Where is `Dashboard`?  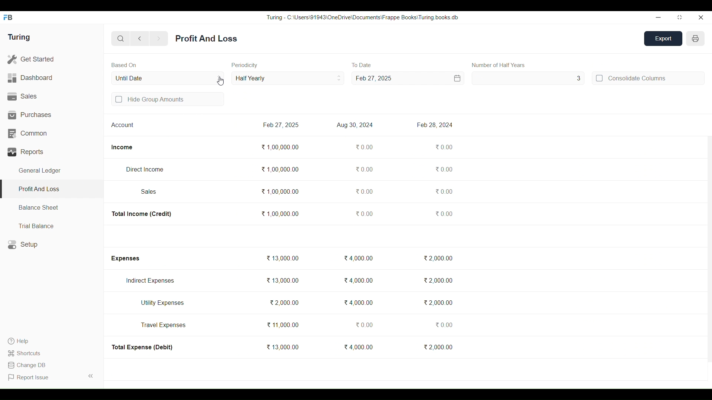
Dashboard is located at coordinates (52, 78).